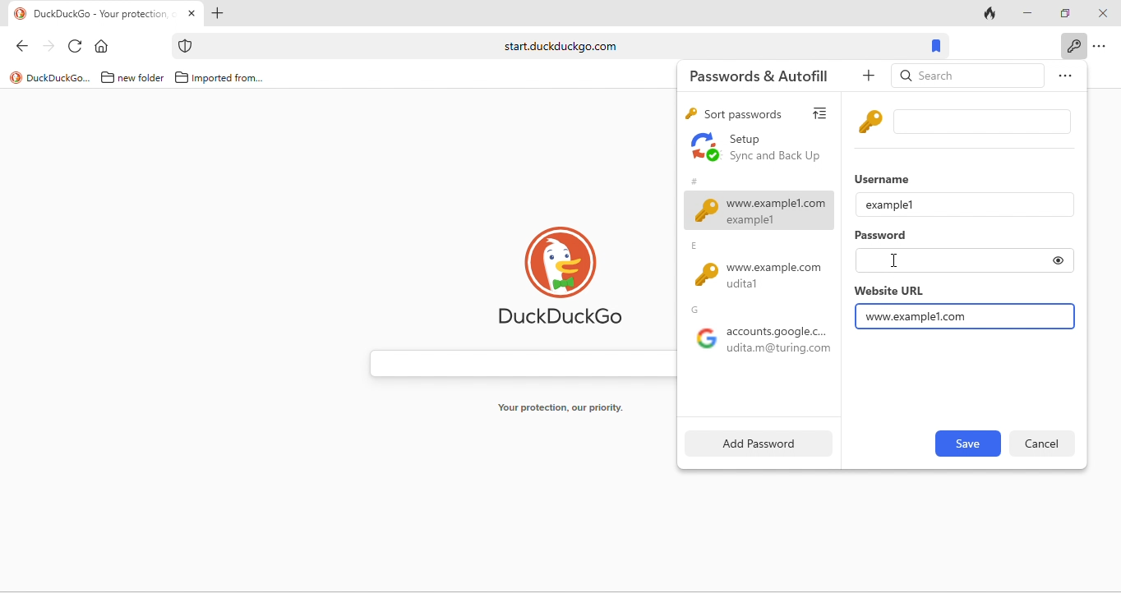  I want to click on new folder, so click(142, 79).